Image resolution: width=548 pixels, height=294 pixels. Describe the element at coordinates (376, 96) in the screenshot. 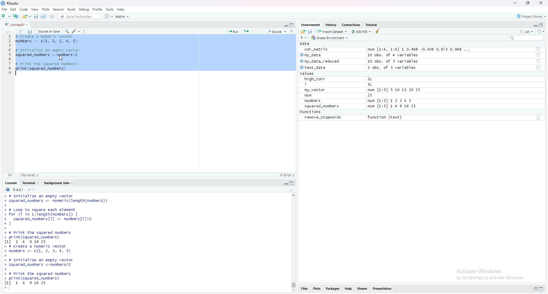

I see `25` at that location.